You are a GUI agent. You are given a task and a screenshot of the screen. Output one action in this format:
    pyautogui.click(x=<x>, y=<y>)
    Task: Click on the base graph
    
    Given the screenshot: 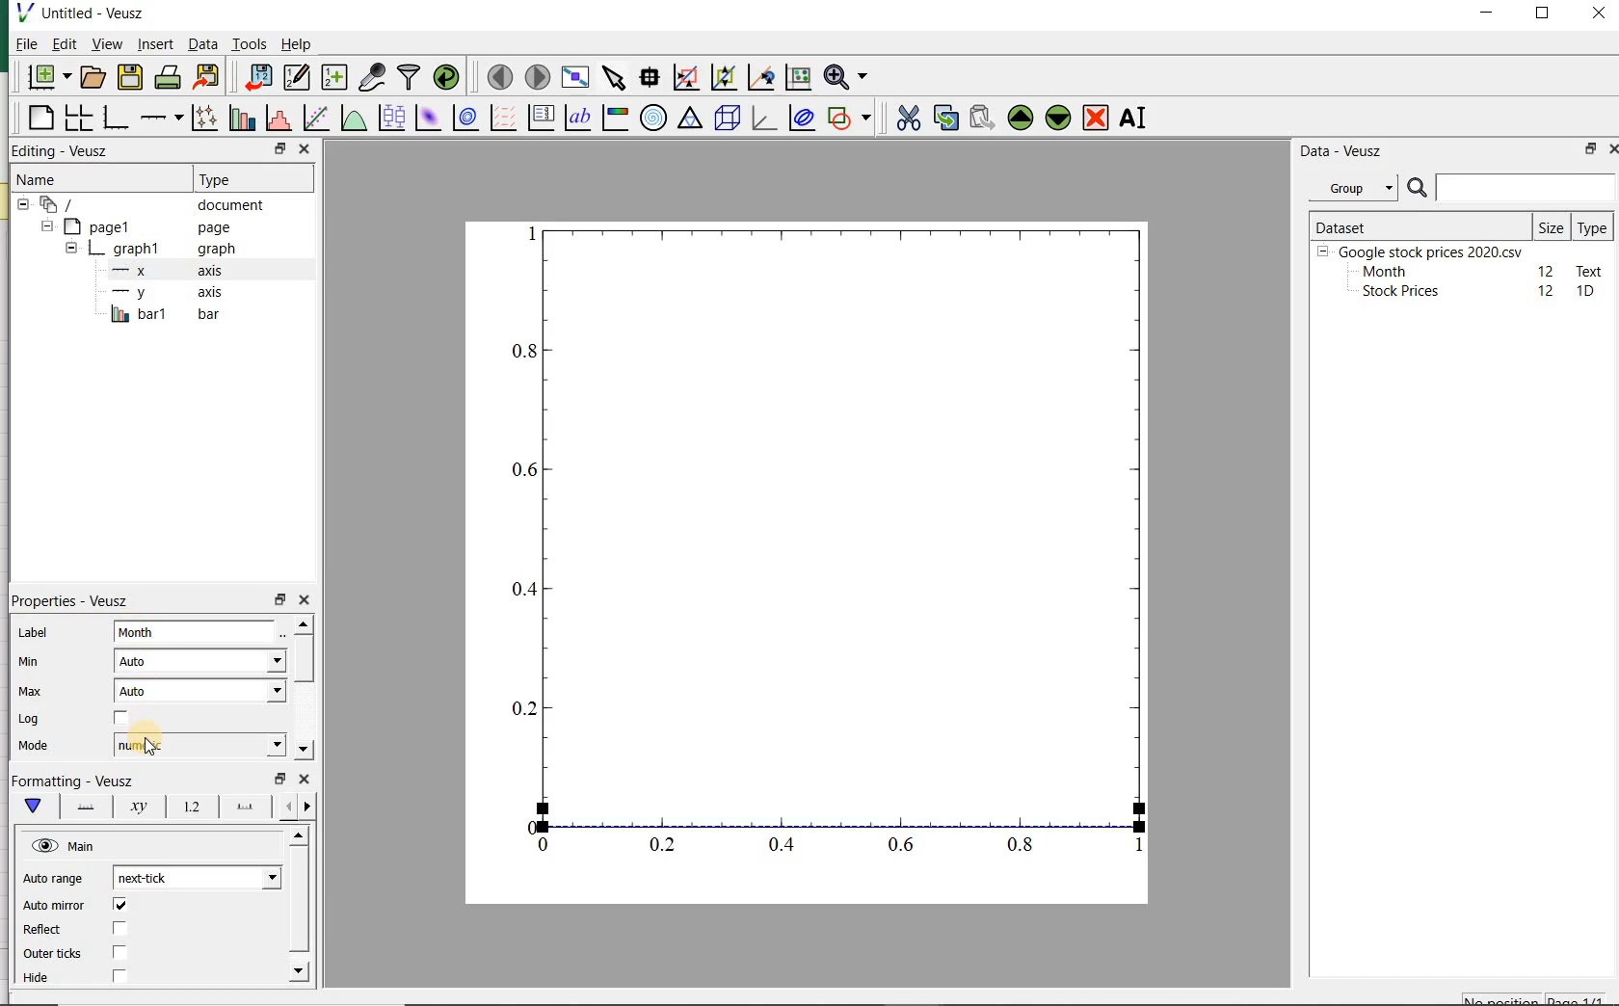 What is the action you would take?
    pyautogui.click(x=115, y=119)
    